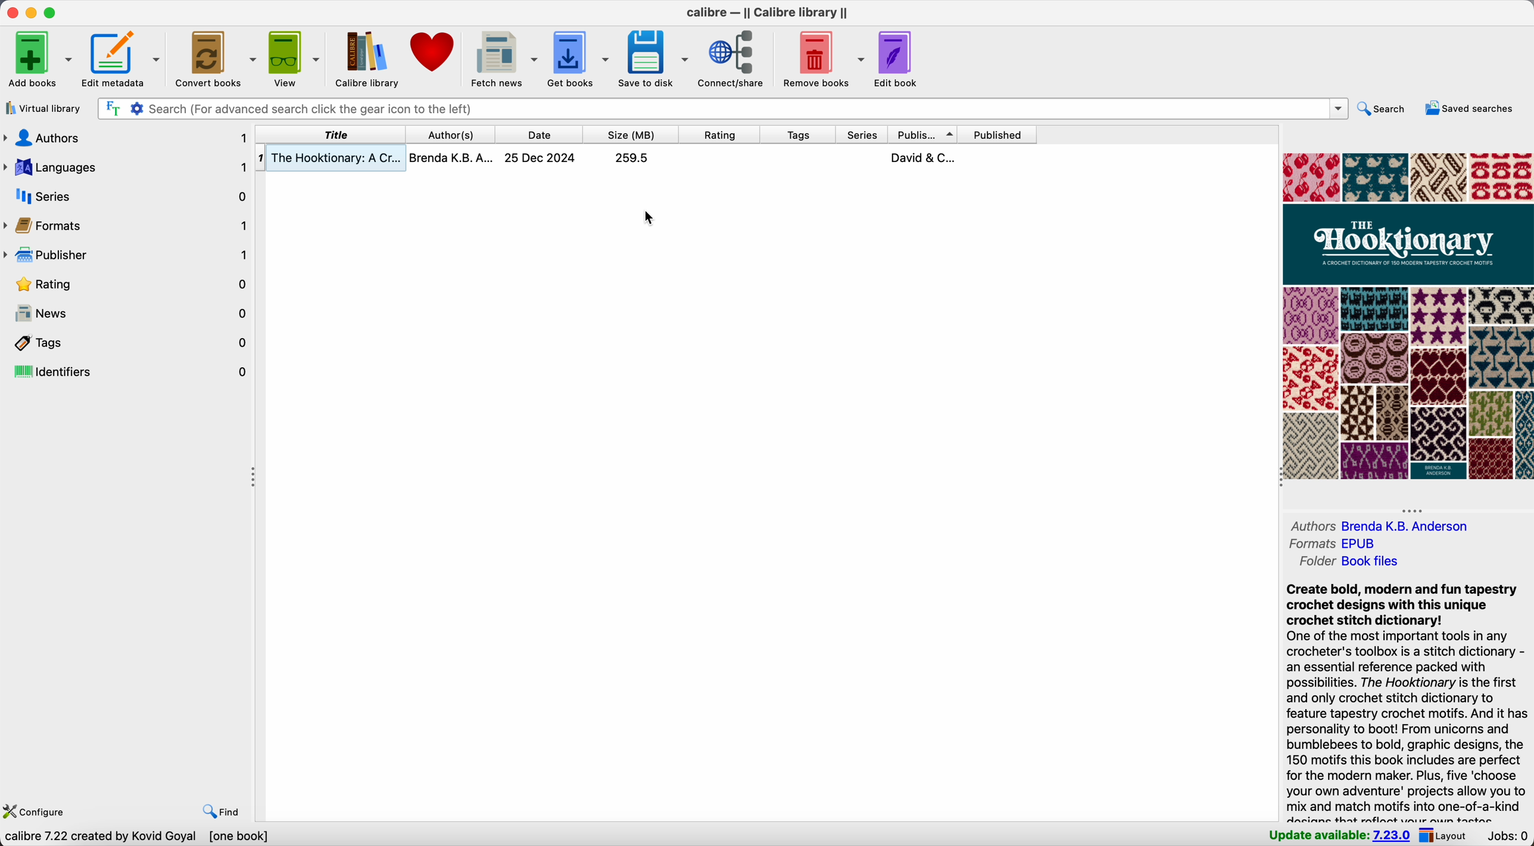 Image resolution: width=1534 pixels, height=846 pixels. Describe the element at coordinates (329, 135) in the screenshot. I see `Title` at that location.